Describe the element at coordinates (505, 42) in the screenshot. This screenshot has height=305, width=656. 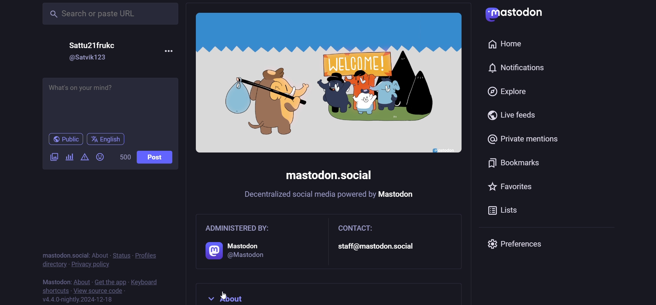
I see `home` at that location.